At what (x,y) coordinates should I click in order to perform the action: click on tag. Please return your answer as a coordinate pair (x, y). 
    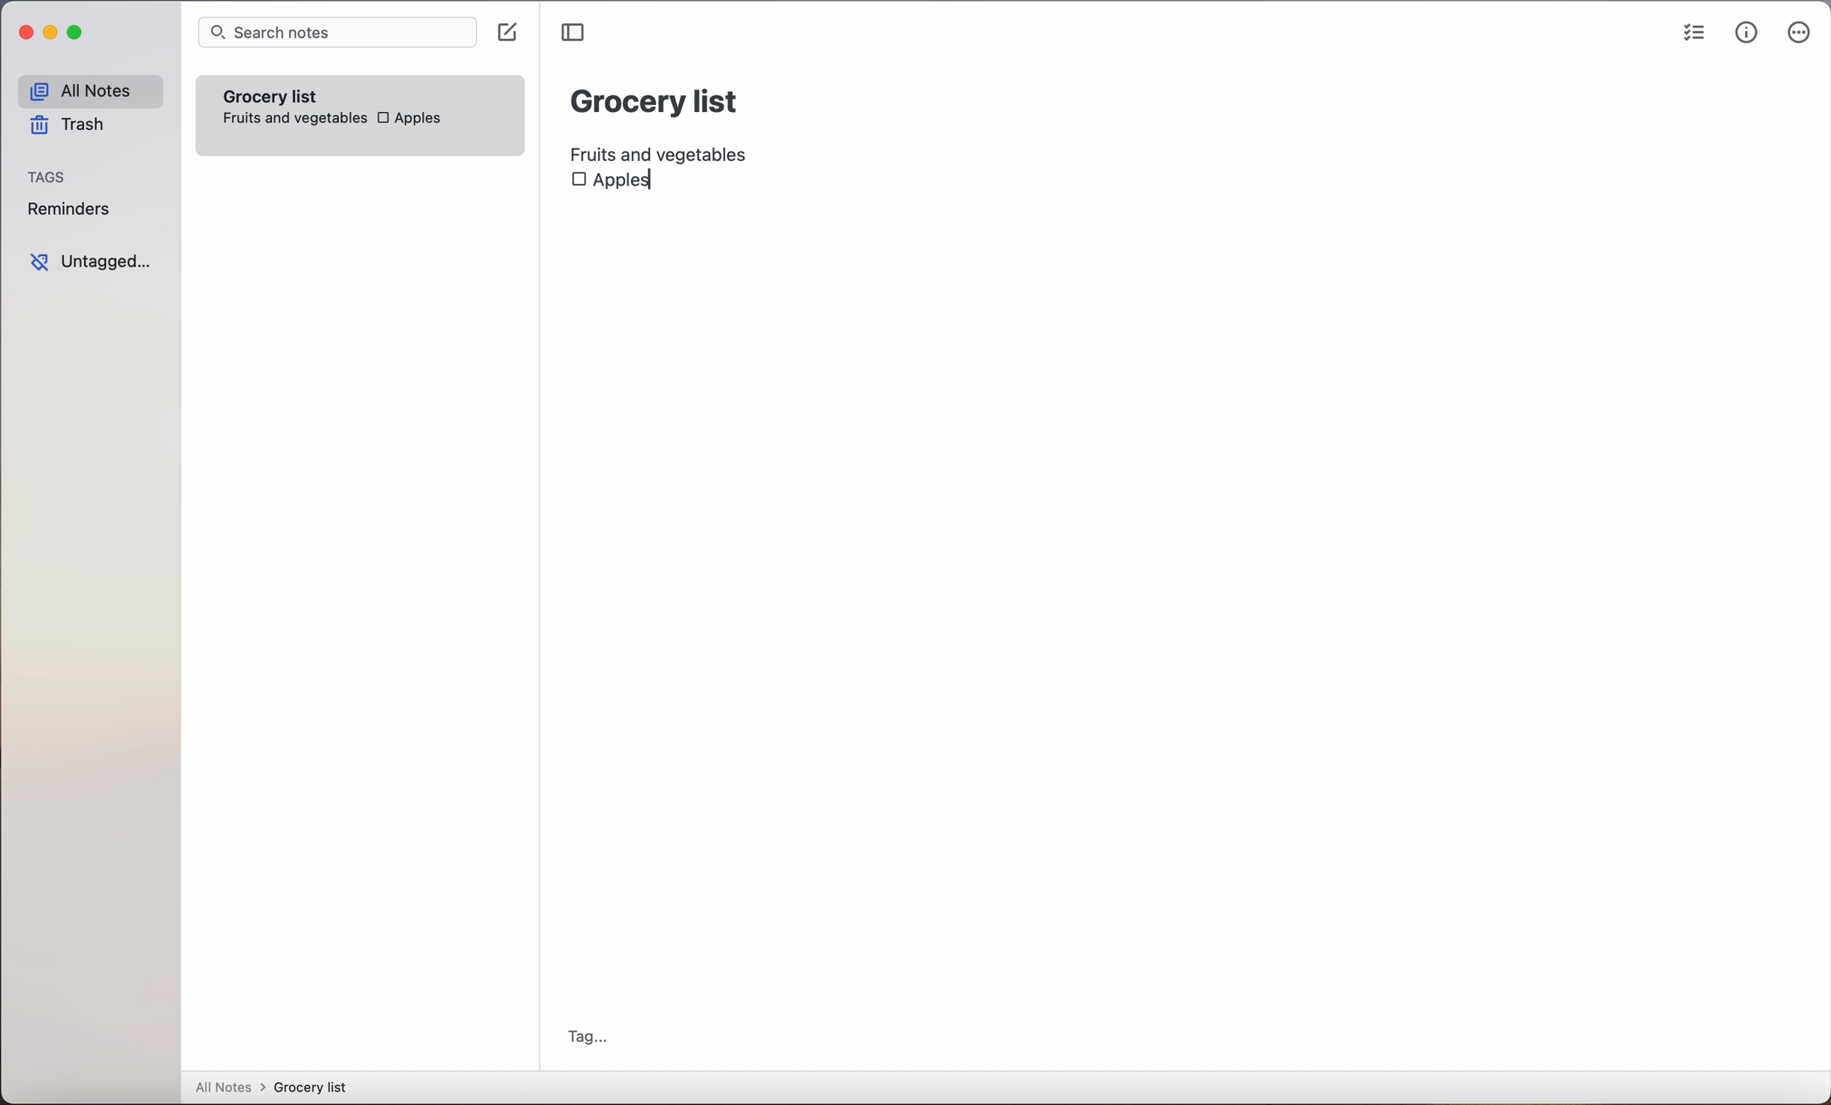
    Looking at the image, I should click on (588, 1037).